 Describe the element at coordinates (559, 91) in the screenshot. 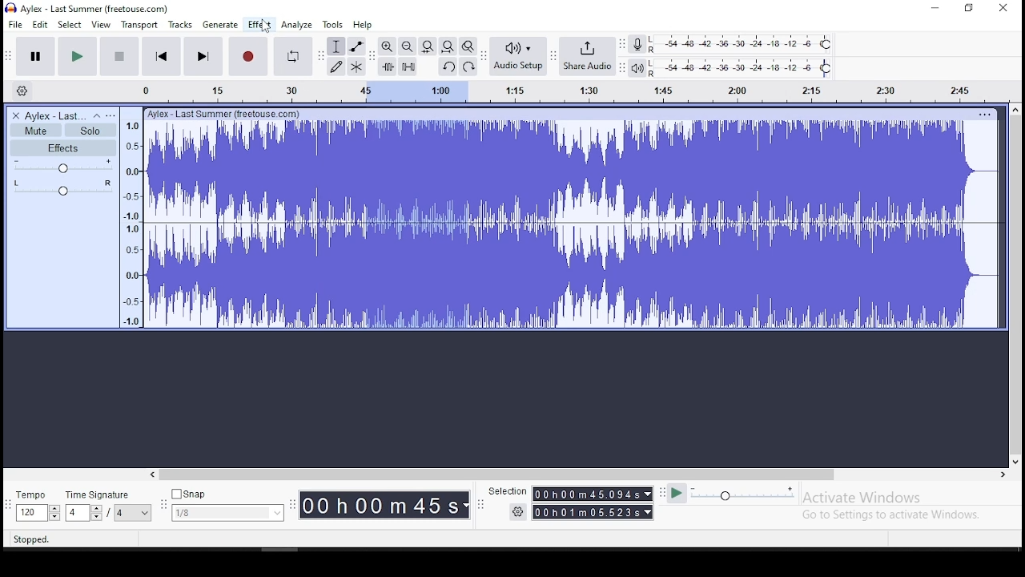

I see `timeline` at that location.